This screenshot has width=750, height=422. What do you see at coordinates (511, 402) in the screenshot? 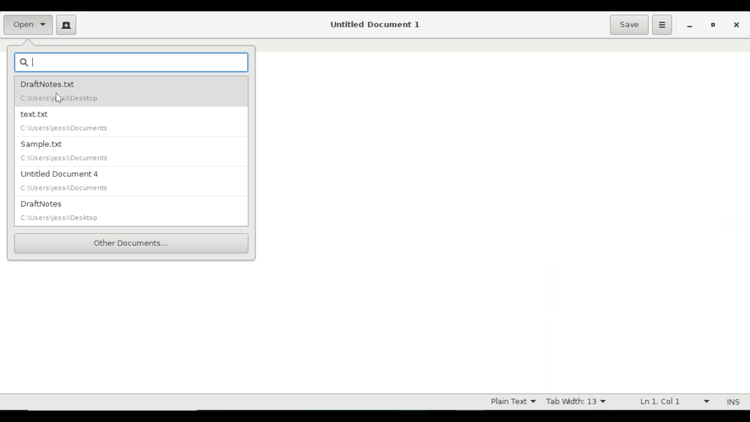
I see `File type` at bounding box center [511, 402].